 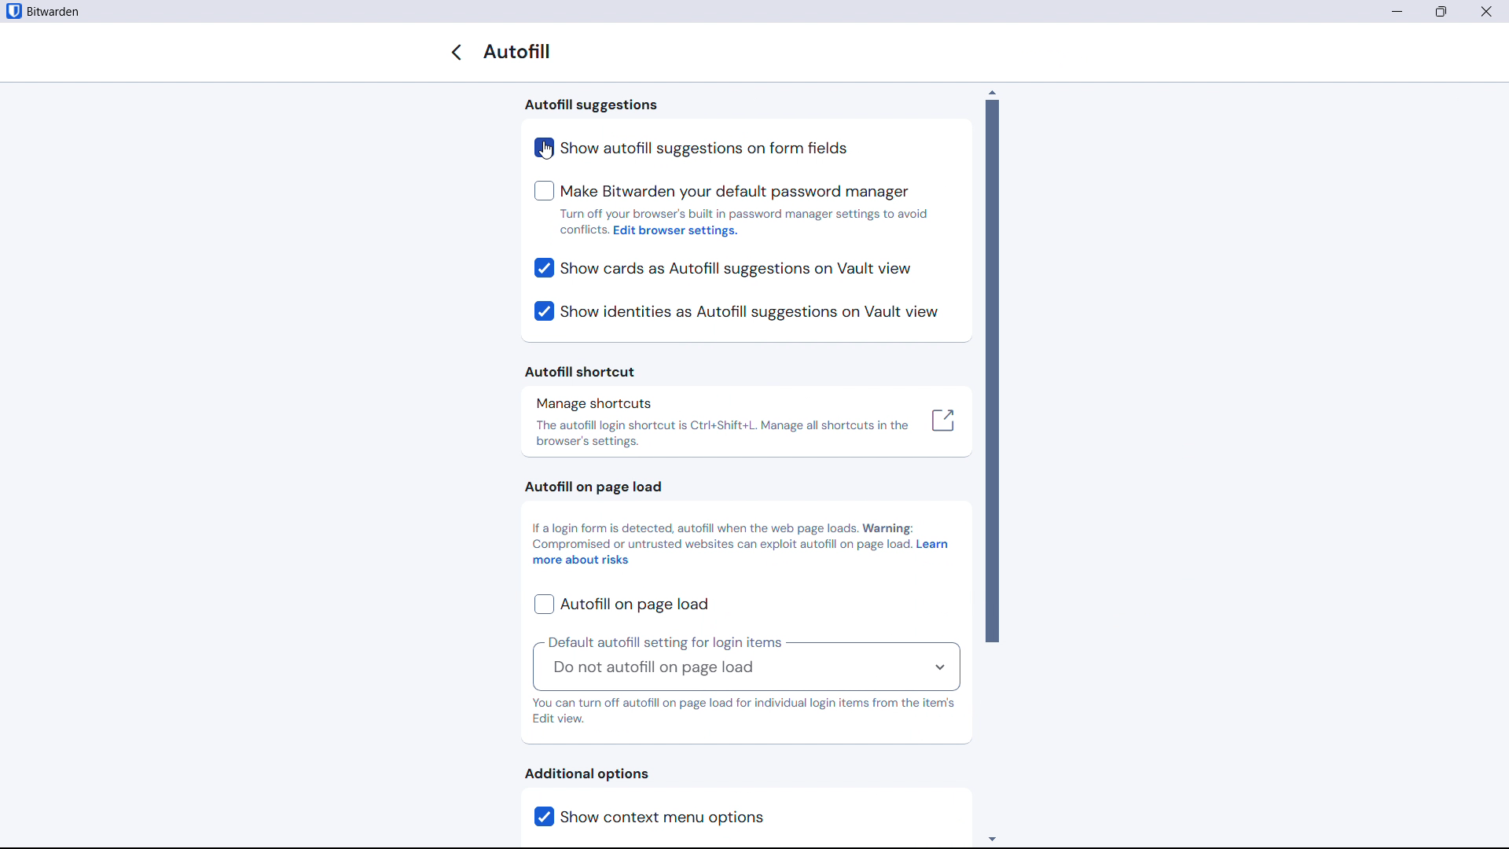 What do you see at coordinates (13, 11) in the screenshot?
I see `logo` at bounding box center [13, 11].